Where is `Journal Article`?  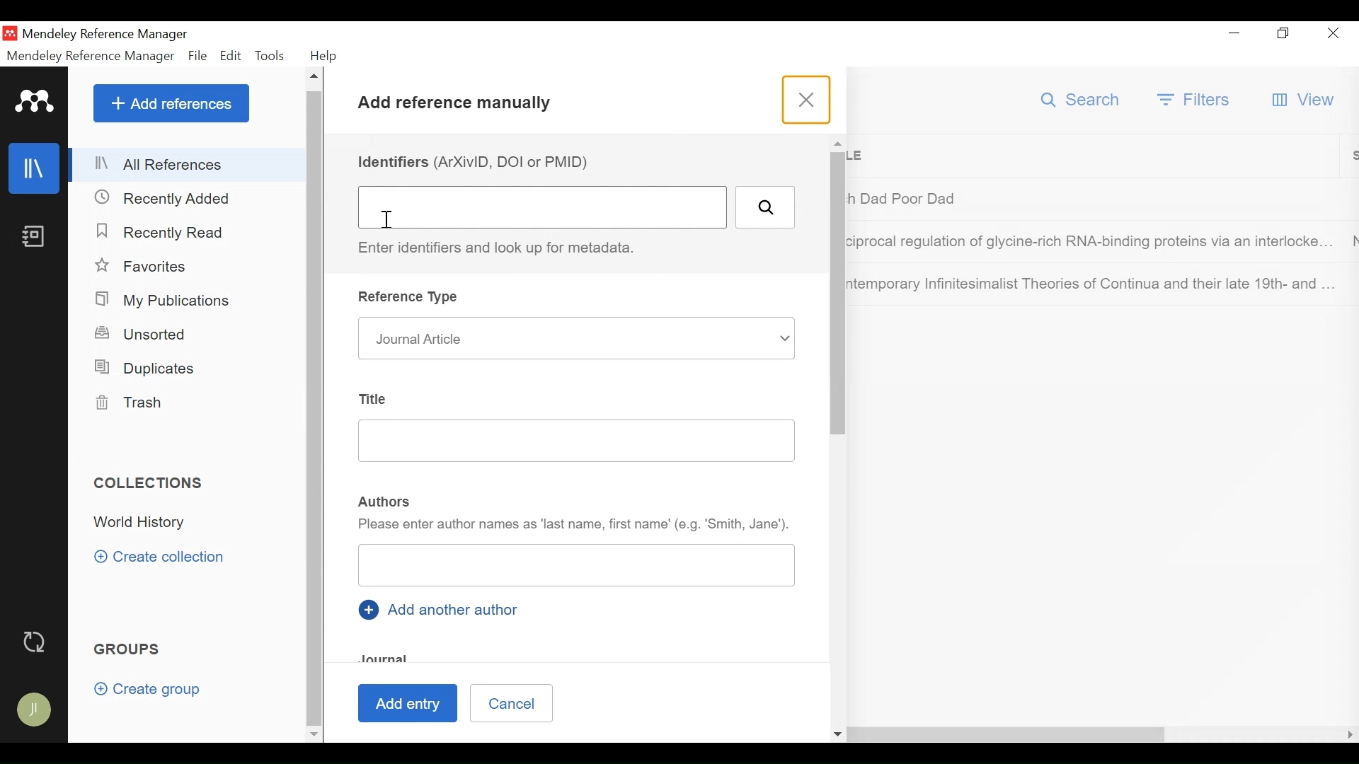 Journal Article is located at coordinates (574, 338).